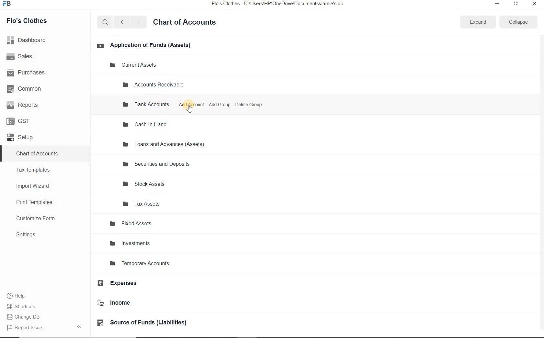  What do you see at coordinates (137, 64) in the screenshot?
I see `Current Assets` at bounding box center [137, 64].